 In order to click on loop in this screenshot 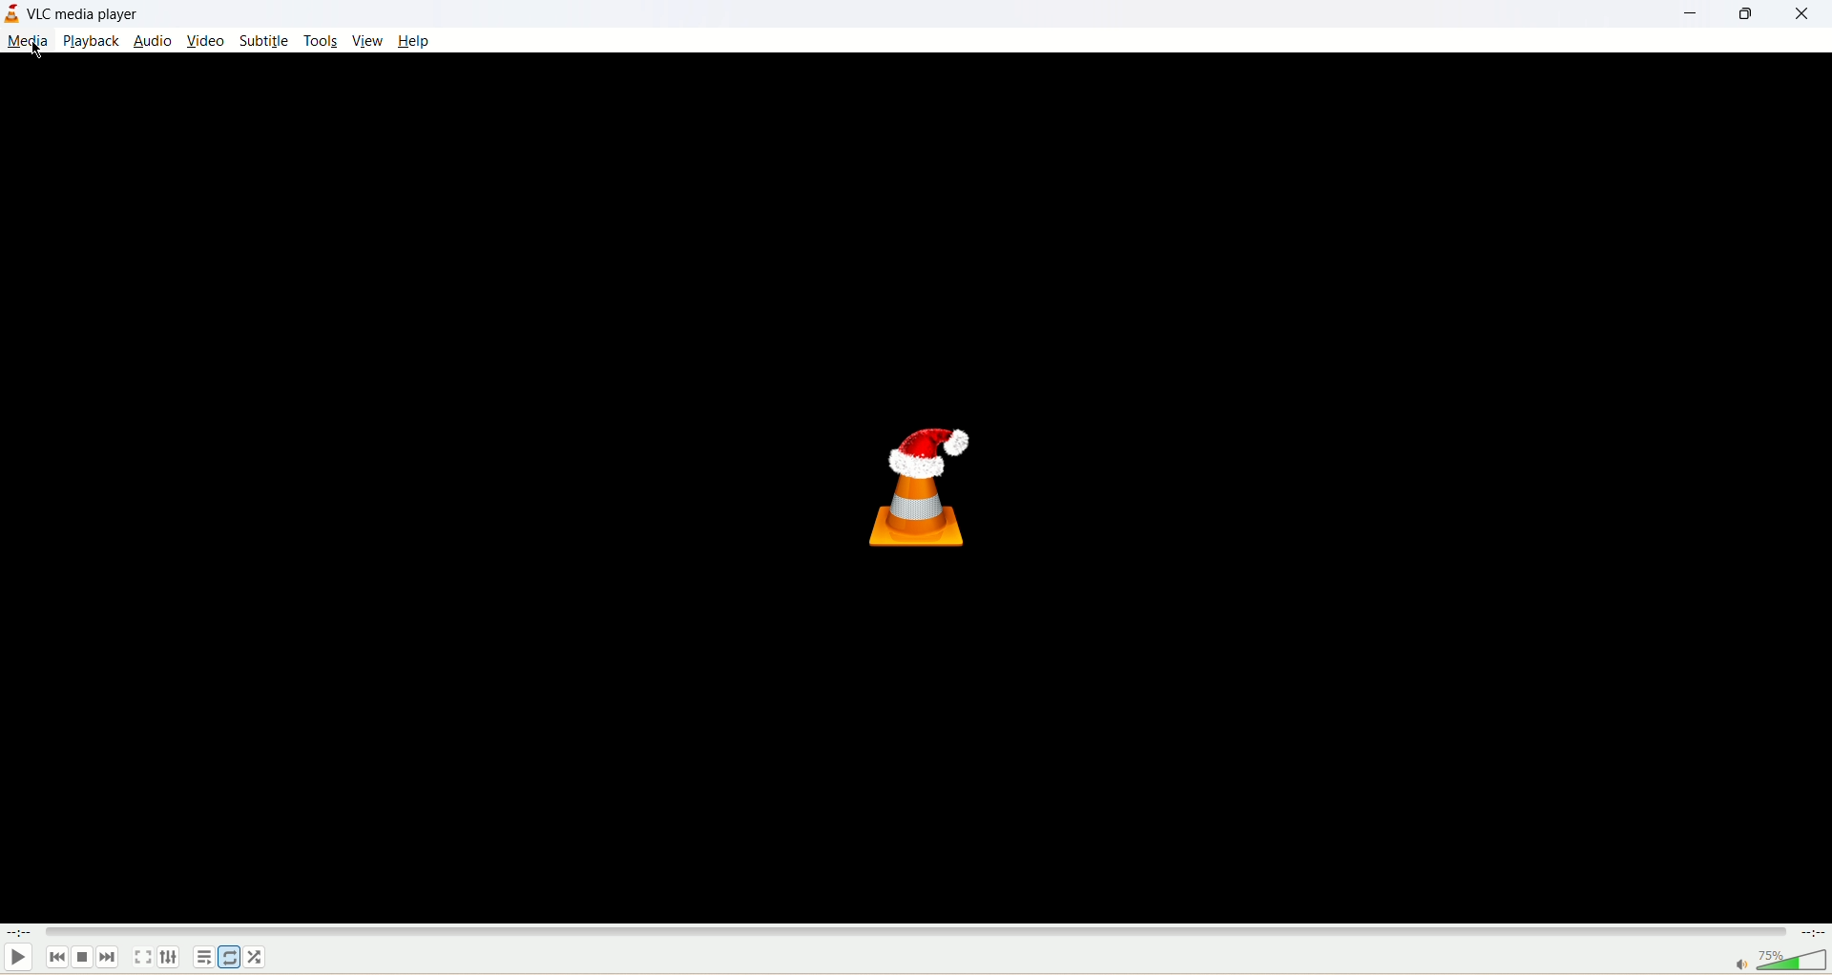, I will do `click(228, 956)`.